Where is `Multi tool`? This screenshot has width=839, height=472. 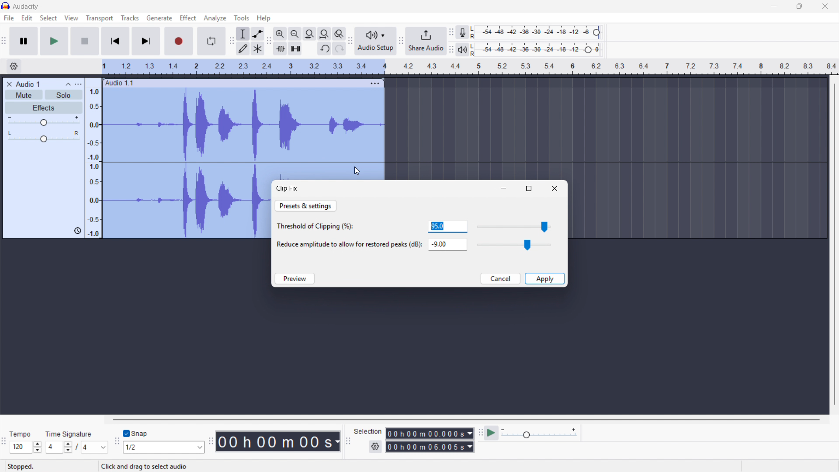
Multi tool is located at coordinates (257, 49).